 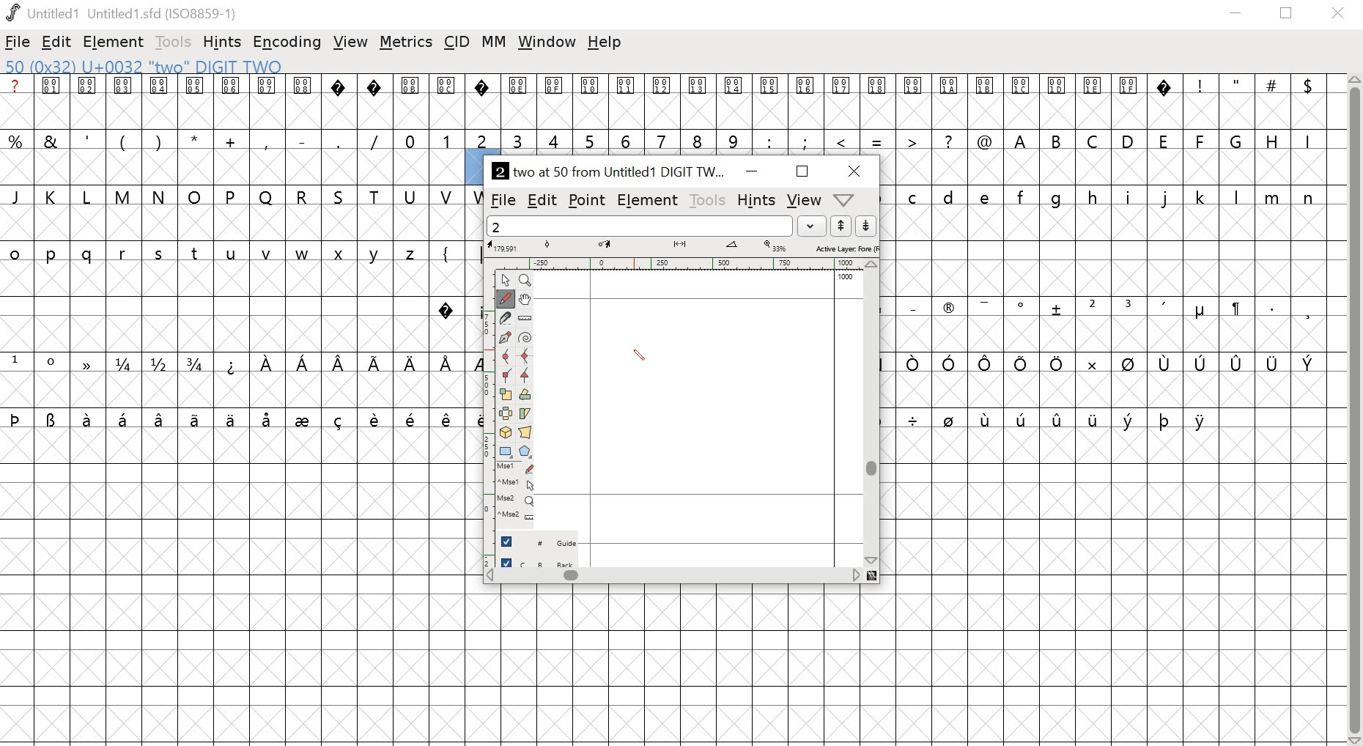 What do you see at coordinates (507, 395) in the screenshot?
I see `scale` at bounding box center [507, 395].